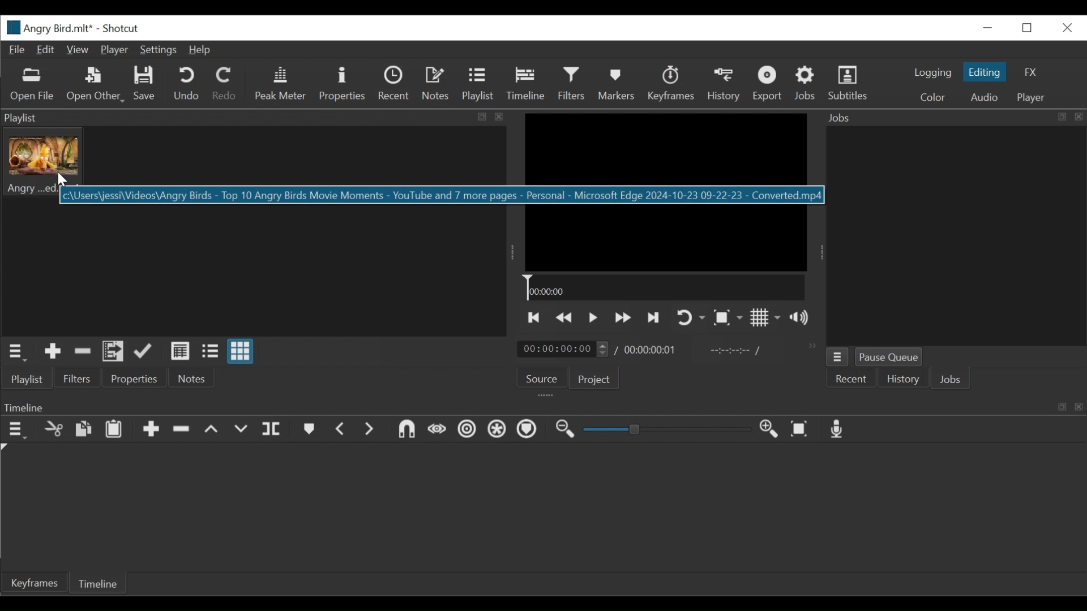 The width and height of the screenshot is (1087, 611). Describe the element at coordinates (954, 118) in the screenshot. I see `Jobs Panel` at that location.